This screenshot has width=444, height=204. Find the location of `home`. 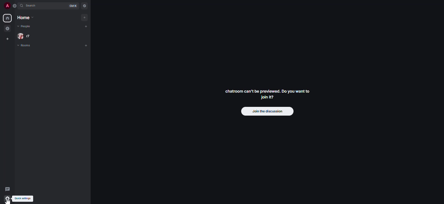

home is located at coordinates (25, 18).